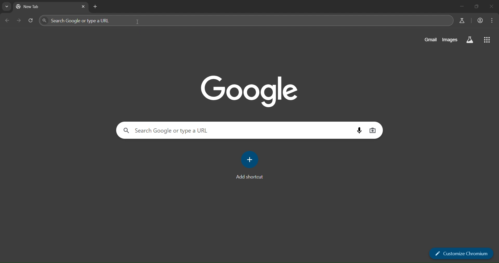 The image size is (499, 263). I want to click on close tab, so click(83, 6).